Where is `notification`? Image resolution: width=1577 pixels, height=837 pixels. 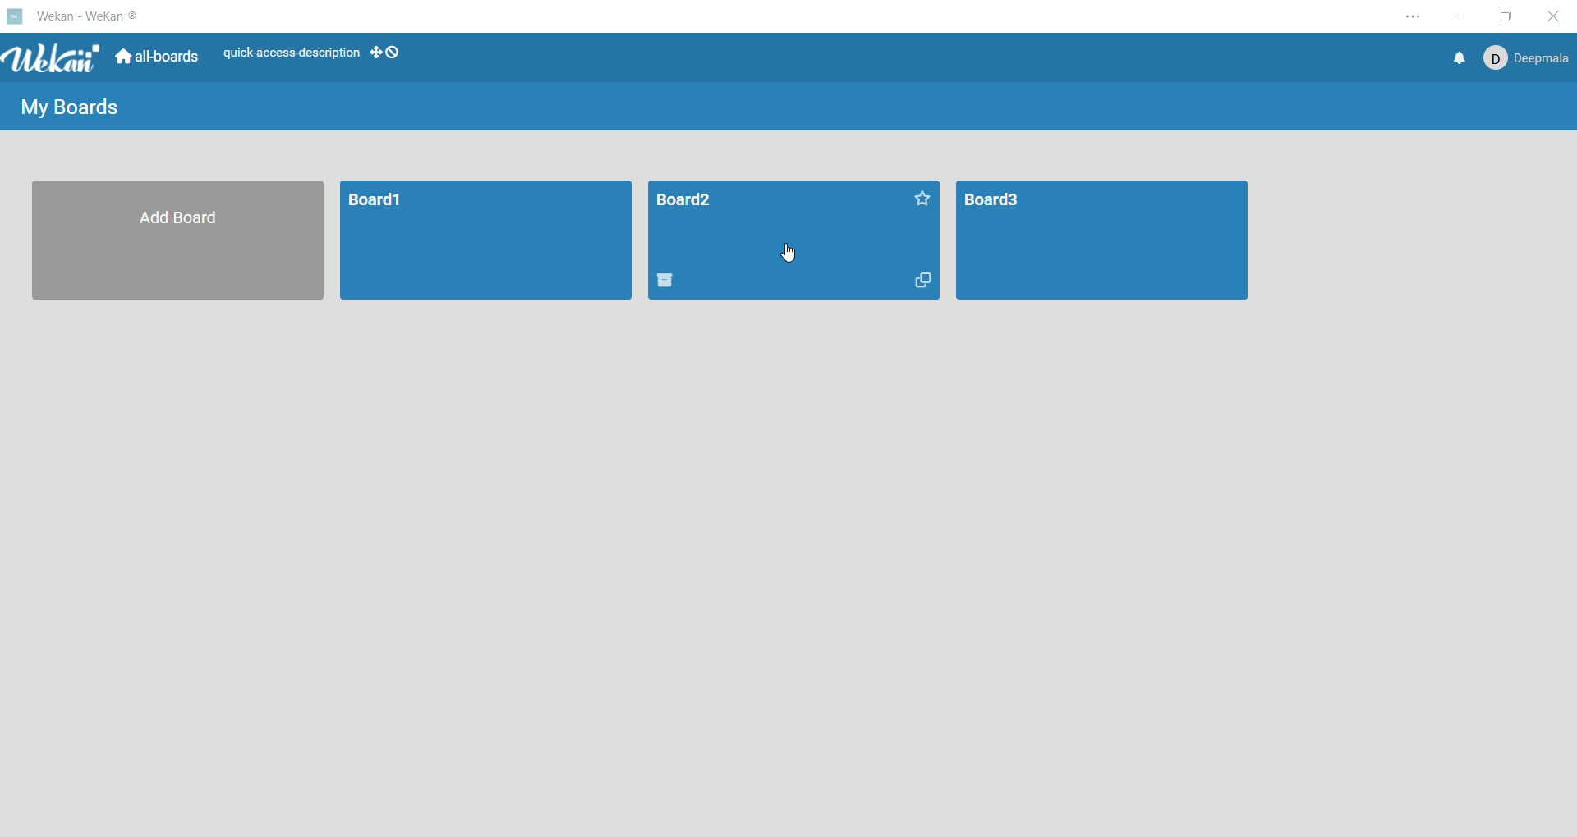
notification is located at coordinates (1455, 61).